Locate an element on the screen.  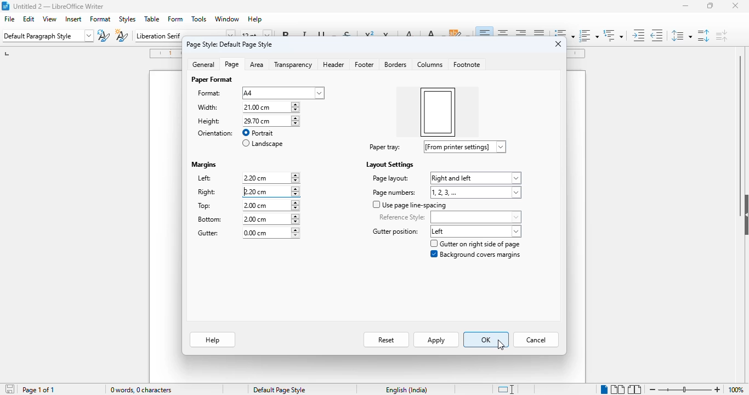
page is located at coordinates (232, 64).